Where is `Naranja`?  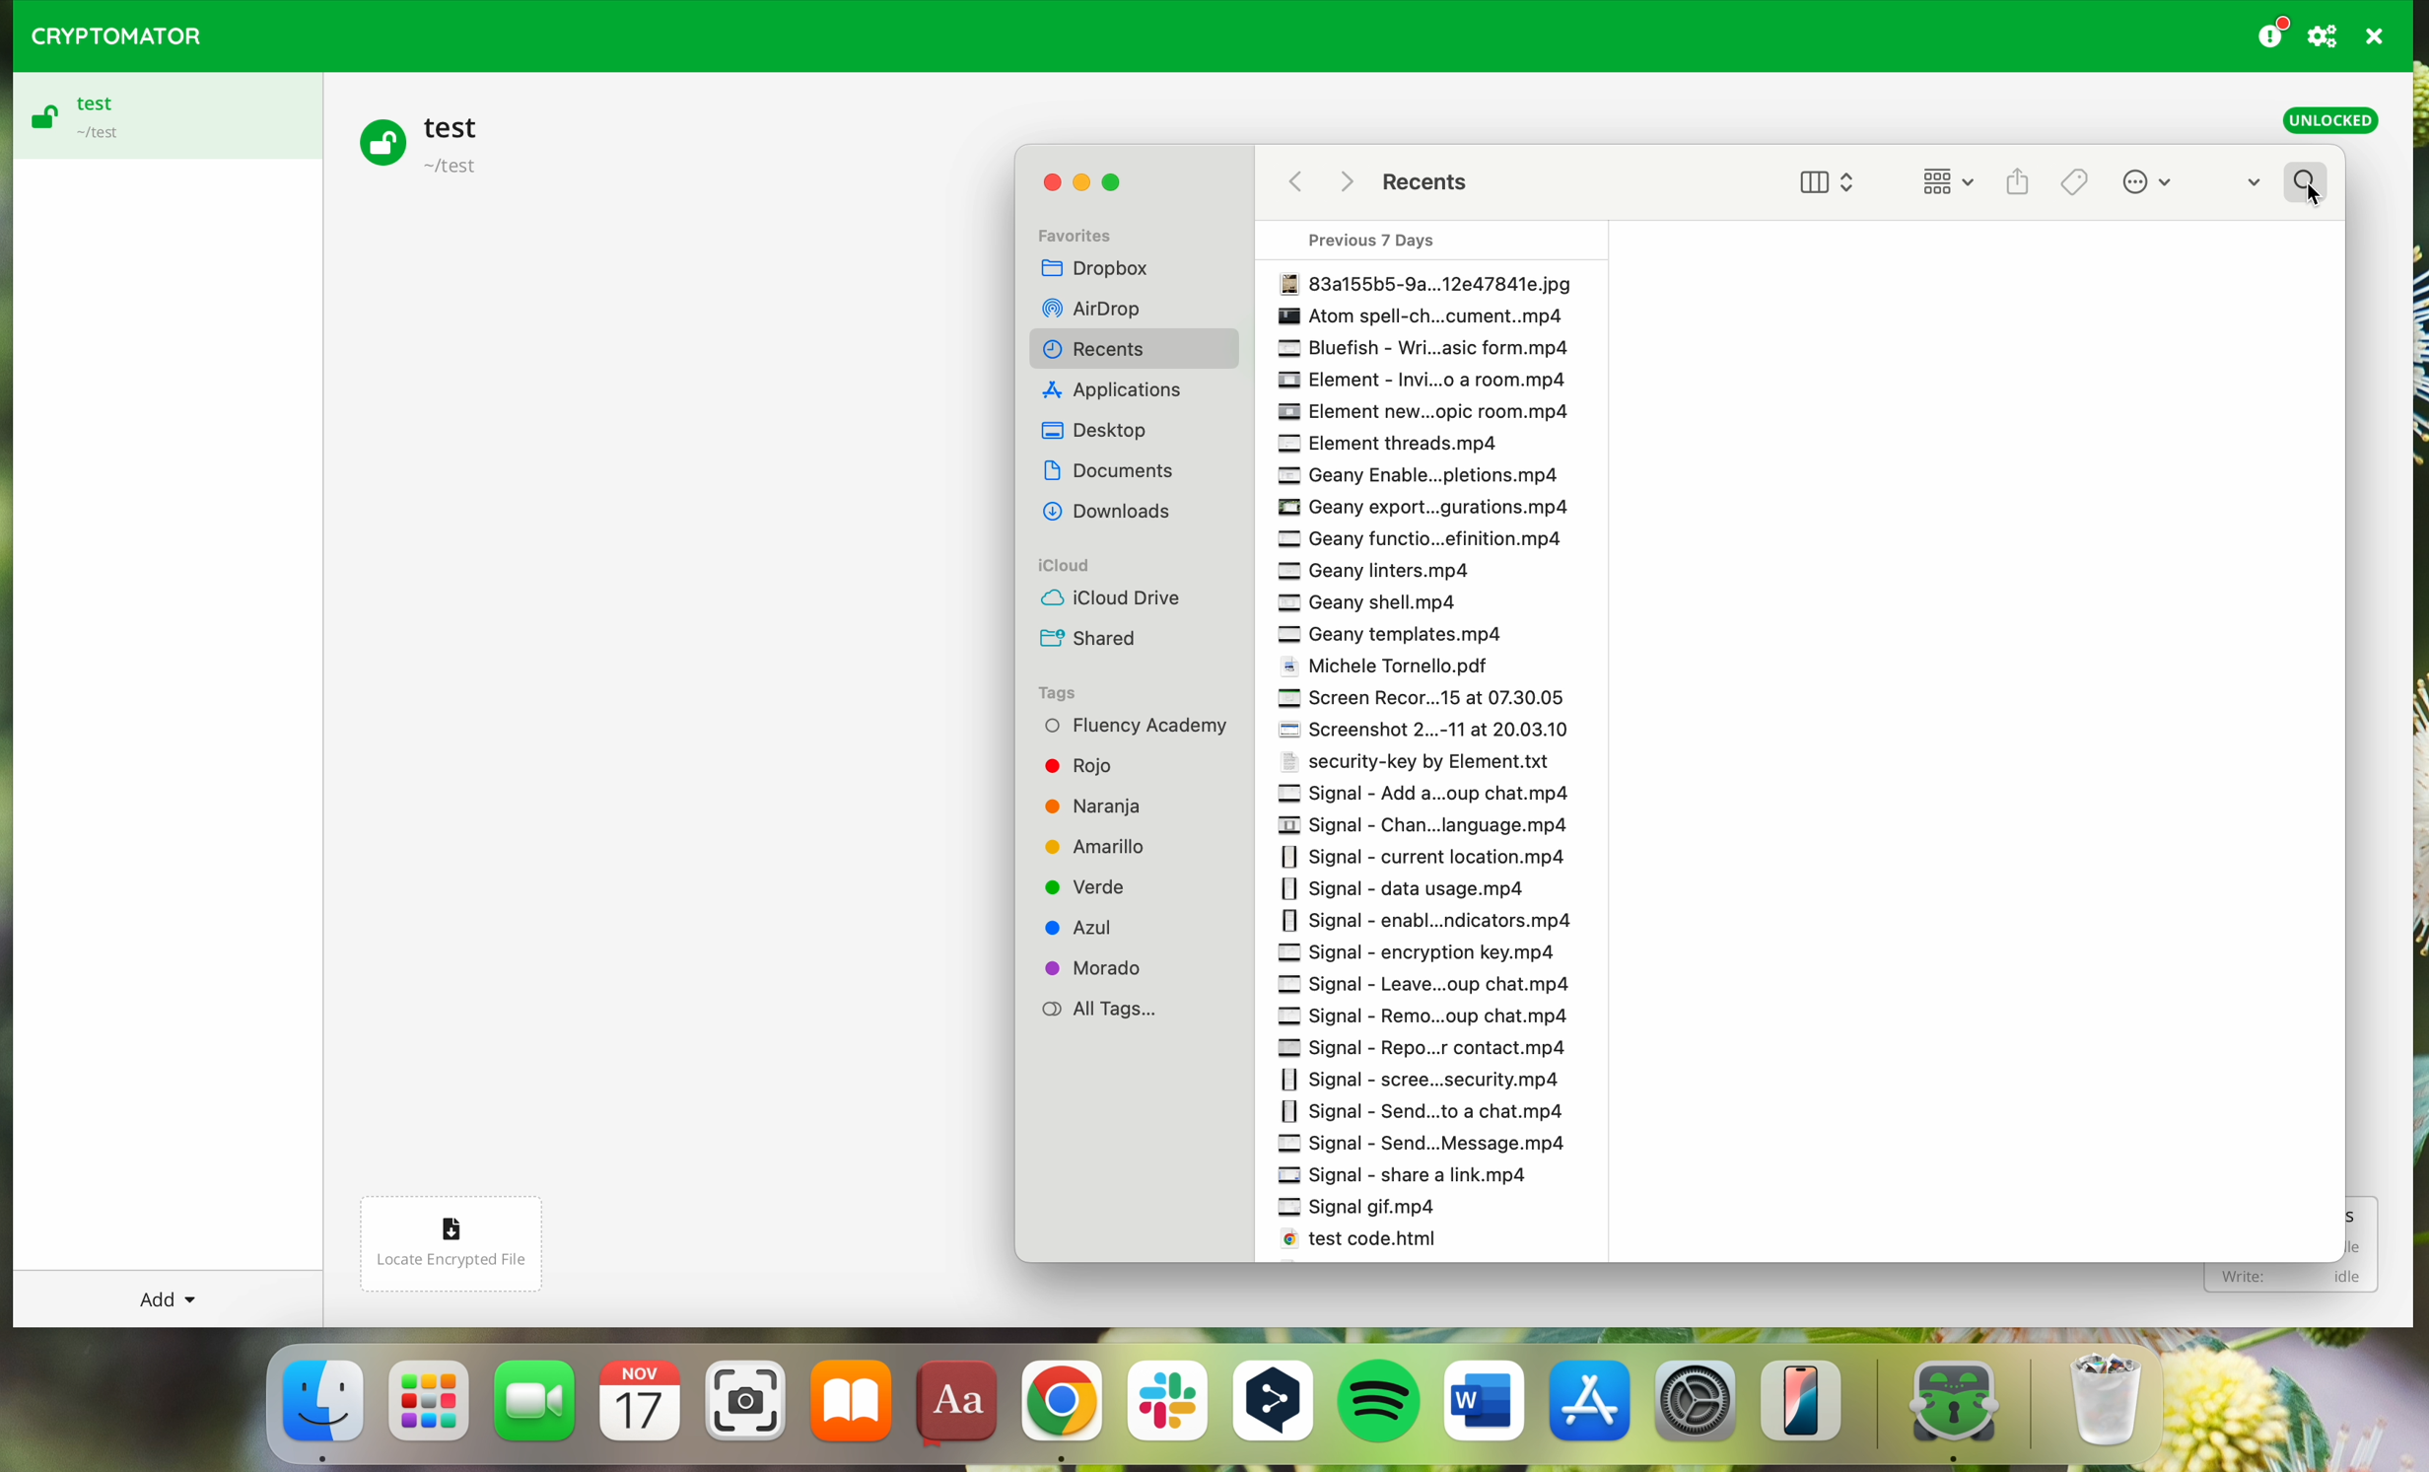 Naranja is located at coordinates (1113, 804).